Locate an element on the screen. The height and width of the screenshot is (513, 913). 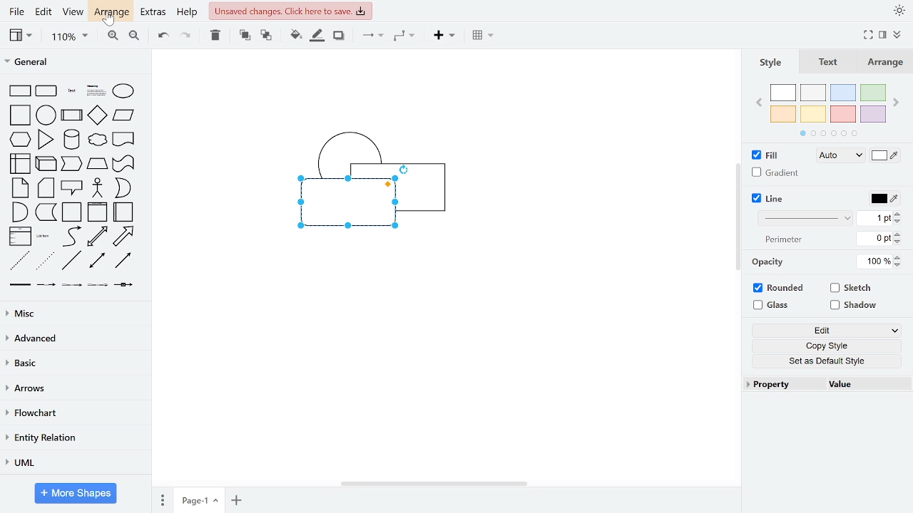
arrange is located at coordinates (113, 14).